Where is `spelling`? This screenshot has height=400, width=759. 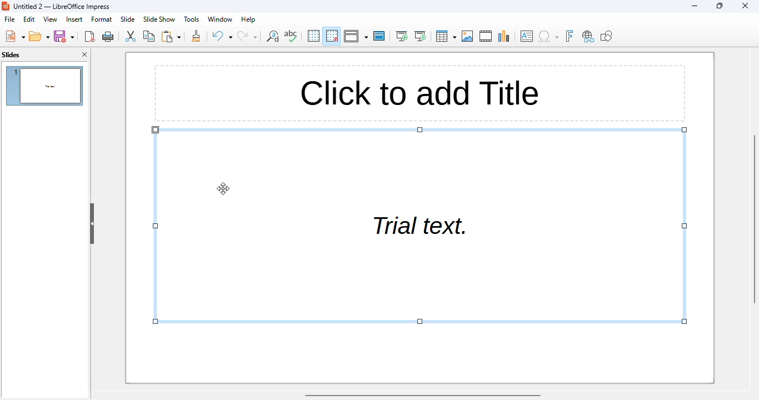 spelling is located at coordinates (291, 36).